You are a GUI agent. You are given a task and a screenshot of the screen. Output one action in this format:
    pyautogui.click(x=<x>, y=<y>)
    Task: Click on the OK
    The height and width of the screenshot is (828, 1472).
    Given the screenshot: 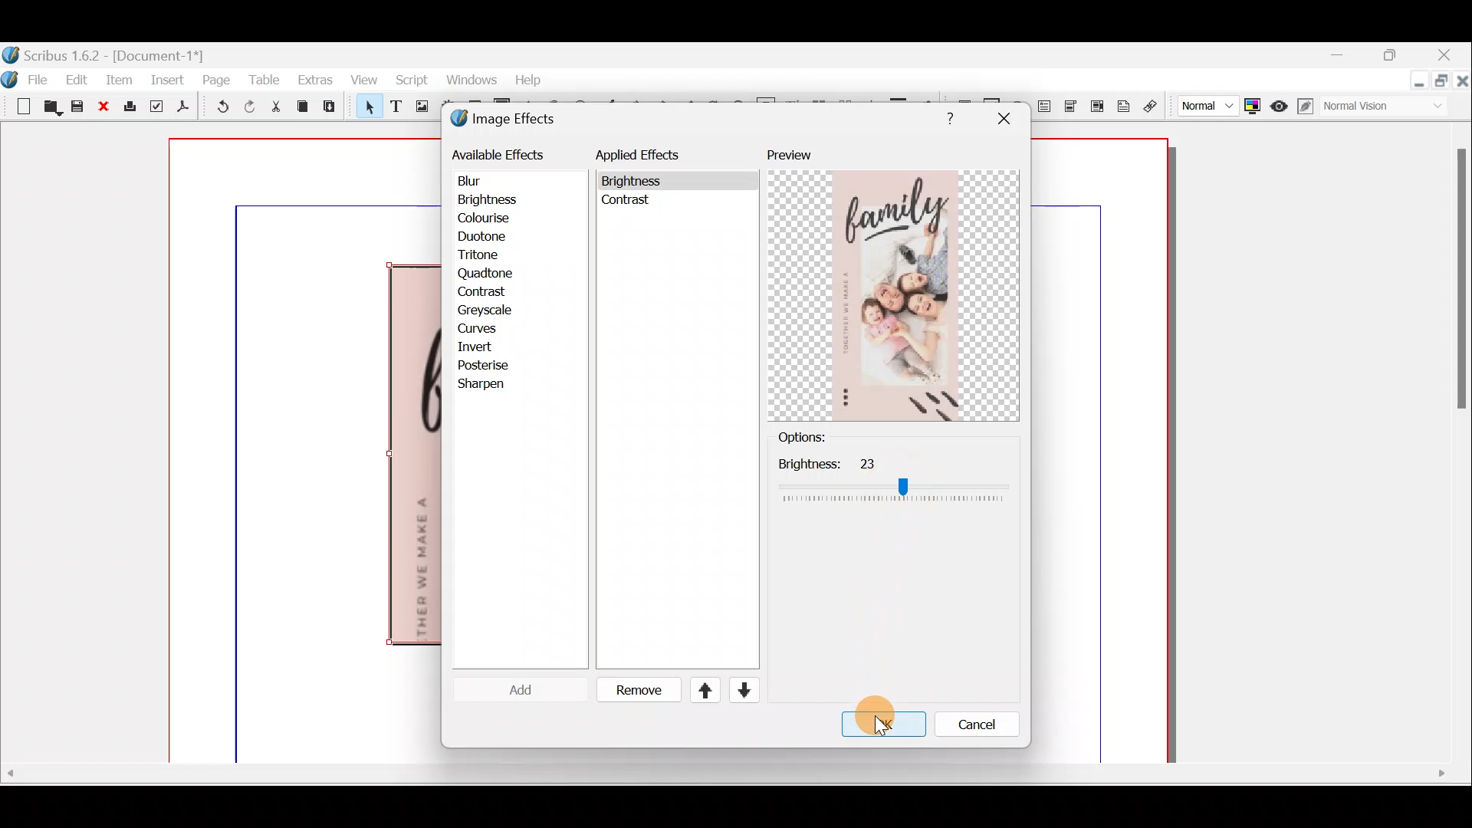 What is the action you would take?
    pyautogui.click(x=878, y=726)
    